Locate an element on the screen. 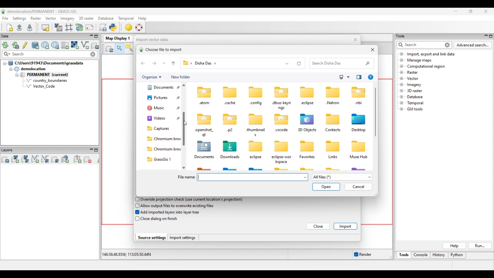 Image resolution: width=494 pixels, height=278 pixels. Double click to view files under Import, export and link data is located at coordinates (431, 54).